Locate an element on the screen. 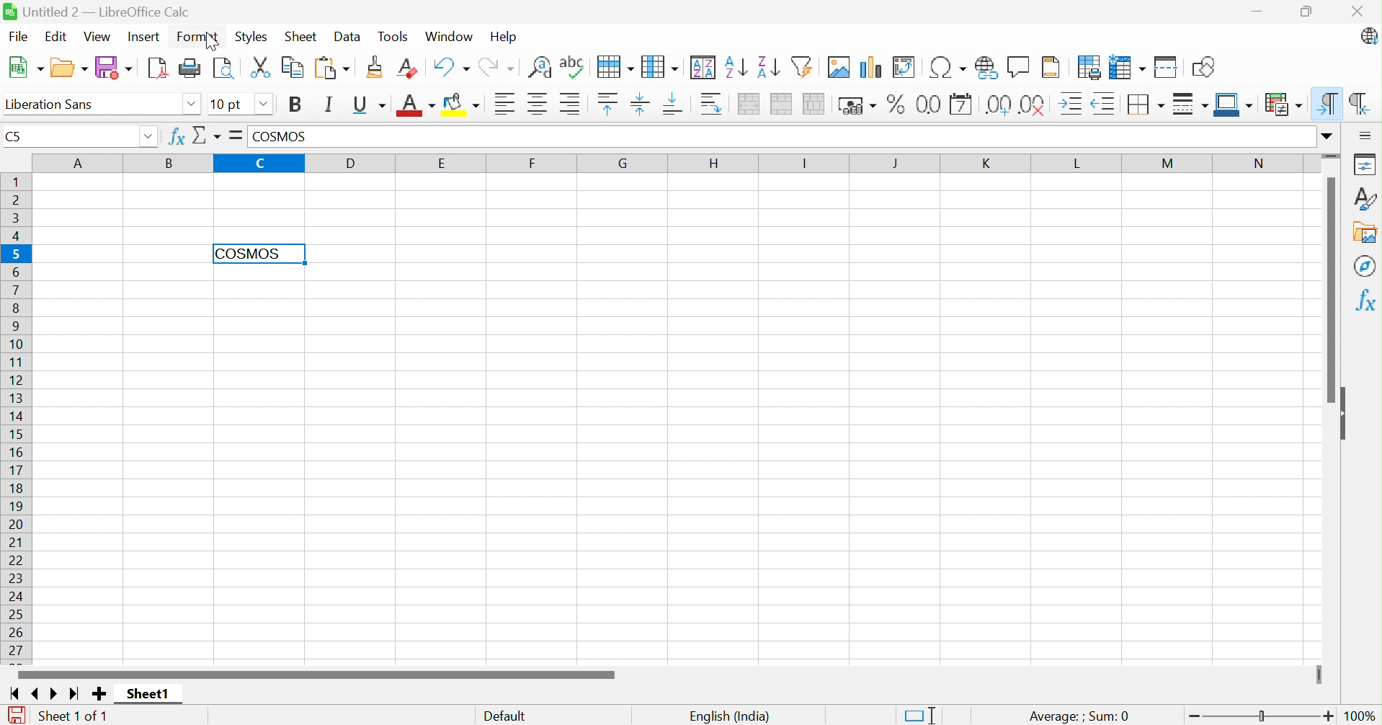 This screenshot has height=725, width=1382. COSMOS is located at coordinates (280, 135).